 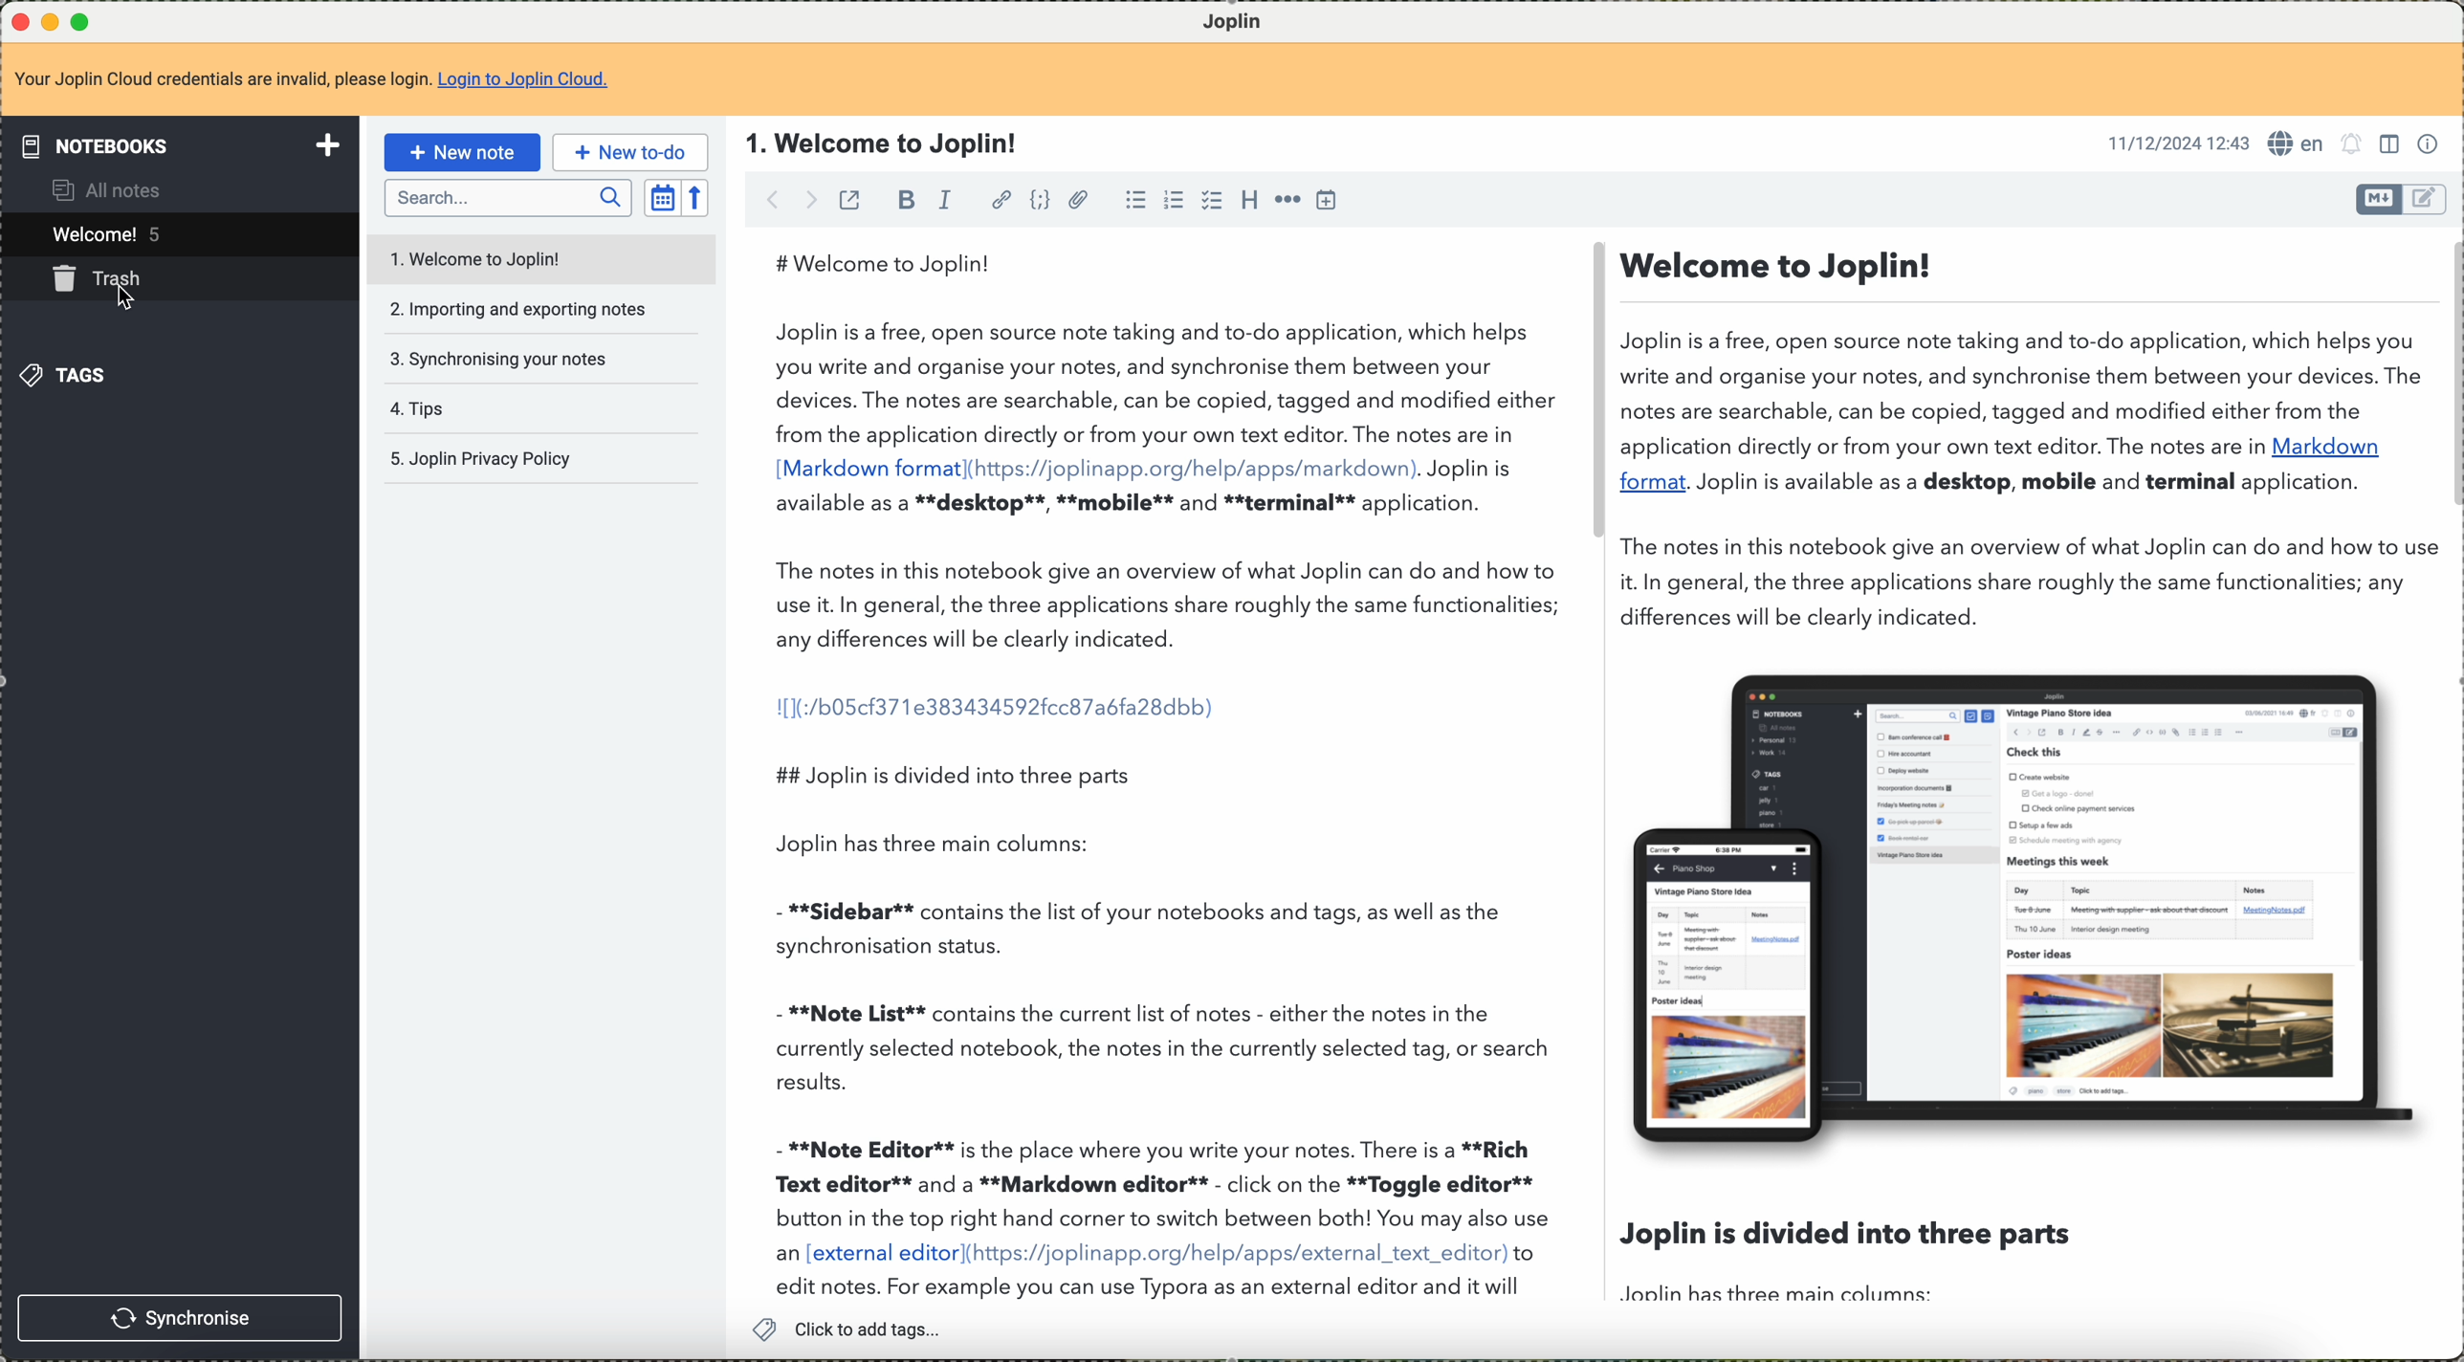 What do you see at coordinates (697, 198) in the screenshot?
I see `reverse sort order` at bounding box center [697, 198].